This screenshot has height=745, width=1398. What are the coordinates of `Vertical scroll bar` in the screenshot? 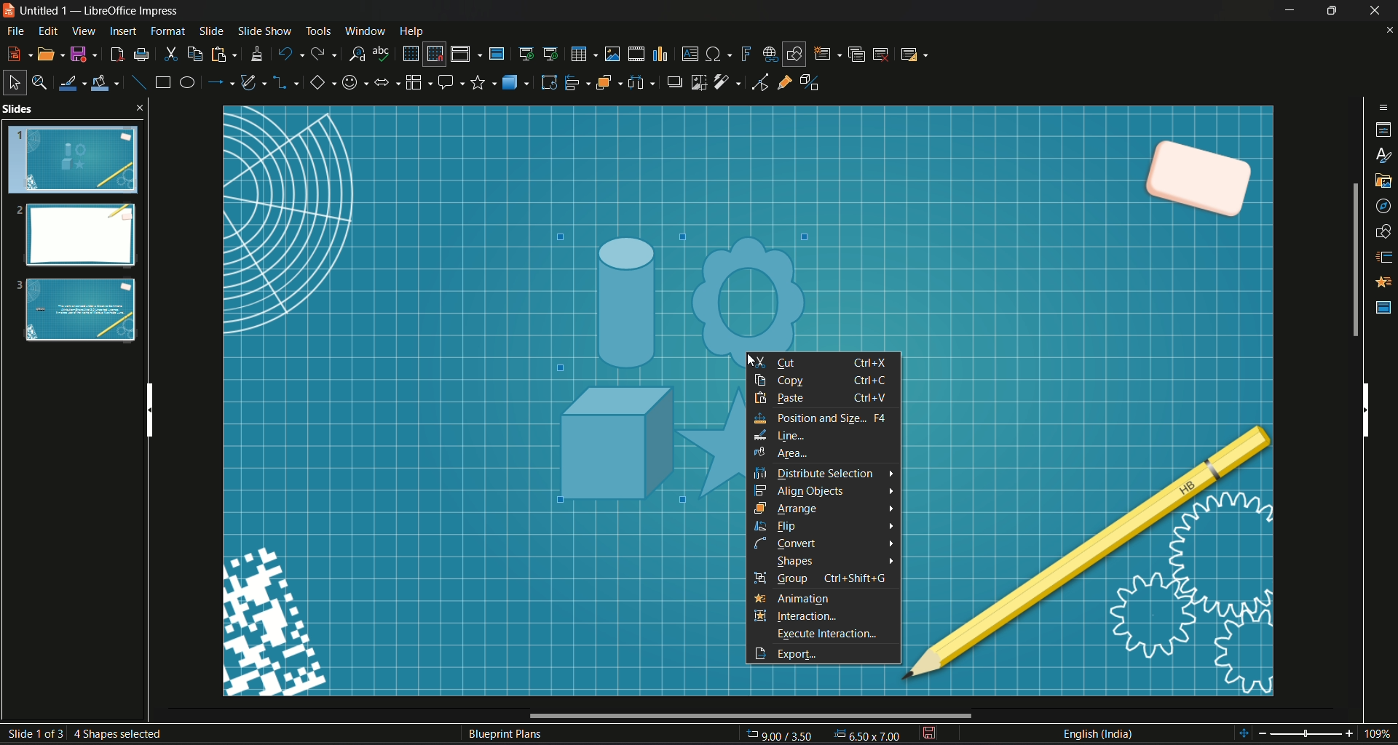 It's located at (1365, 407).